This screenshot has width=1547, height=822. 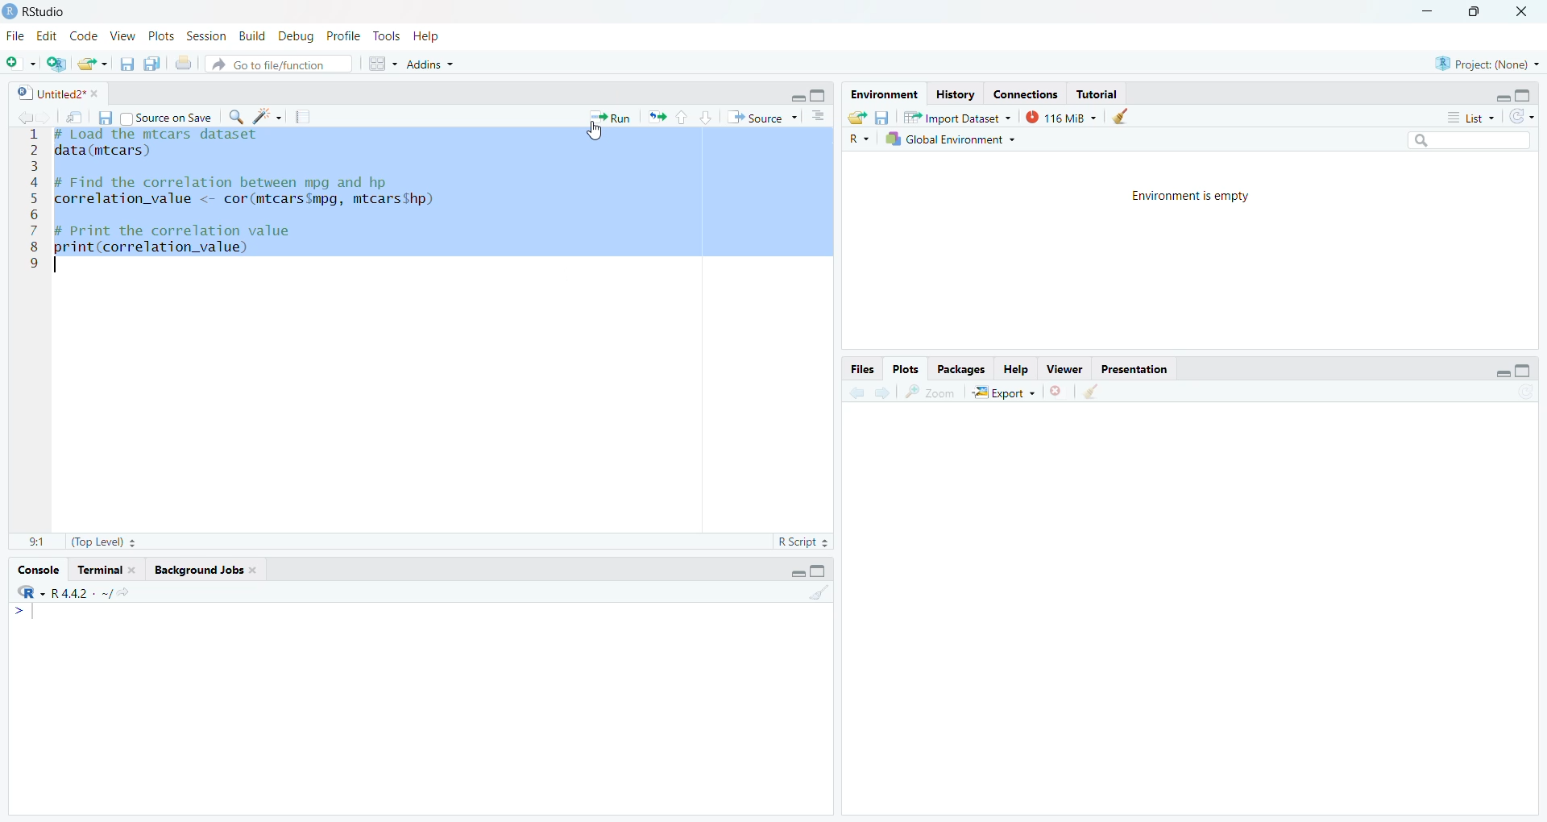 I want to click on Clear console (Ctrl +L), so click(x=1093, y=394).